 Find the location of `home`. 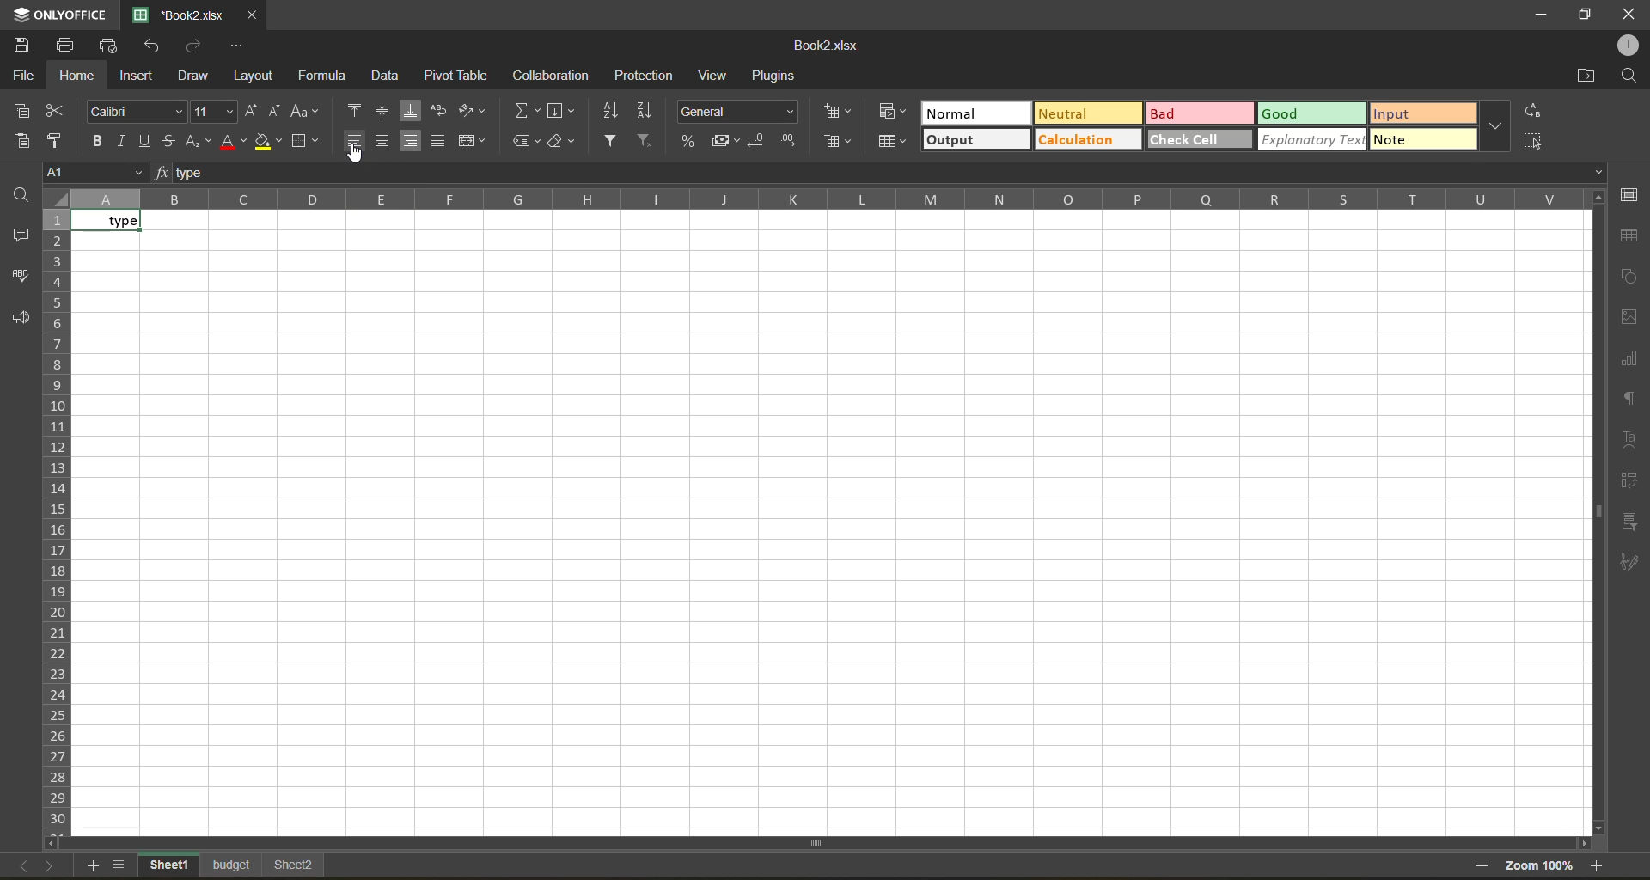

home is located at coordinates (77, 74).